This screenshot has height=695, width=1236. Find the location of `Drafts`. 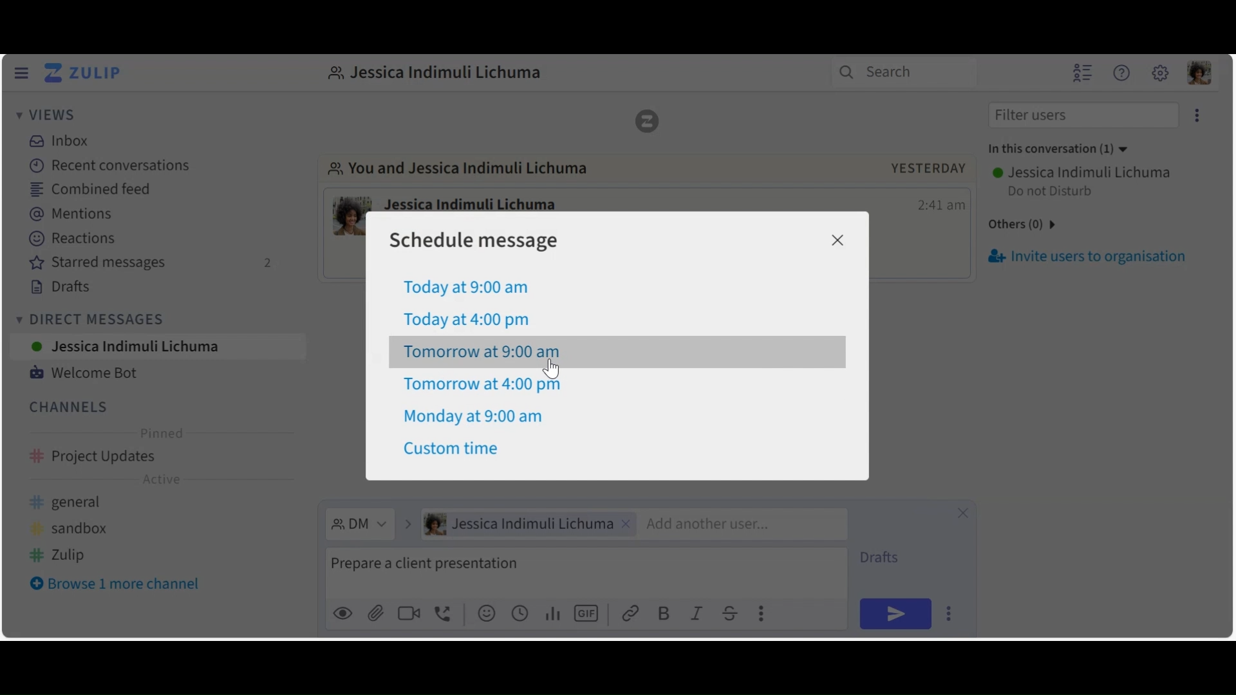

Drafts is located at coordinates (69, 289).